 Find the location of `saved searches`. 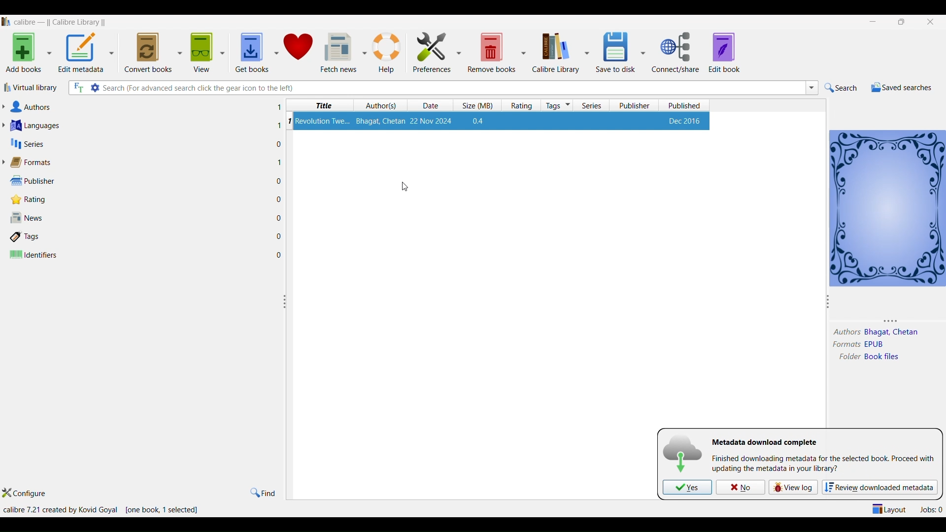

saved searches is located at coordinates (899, 87).